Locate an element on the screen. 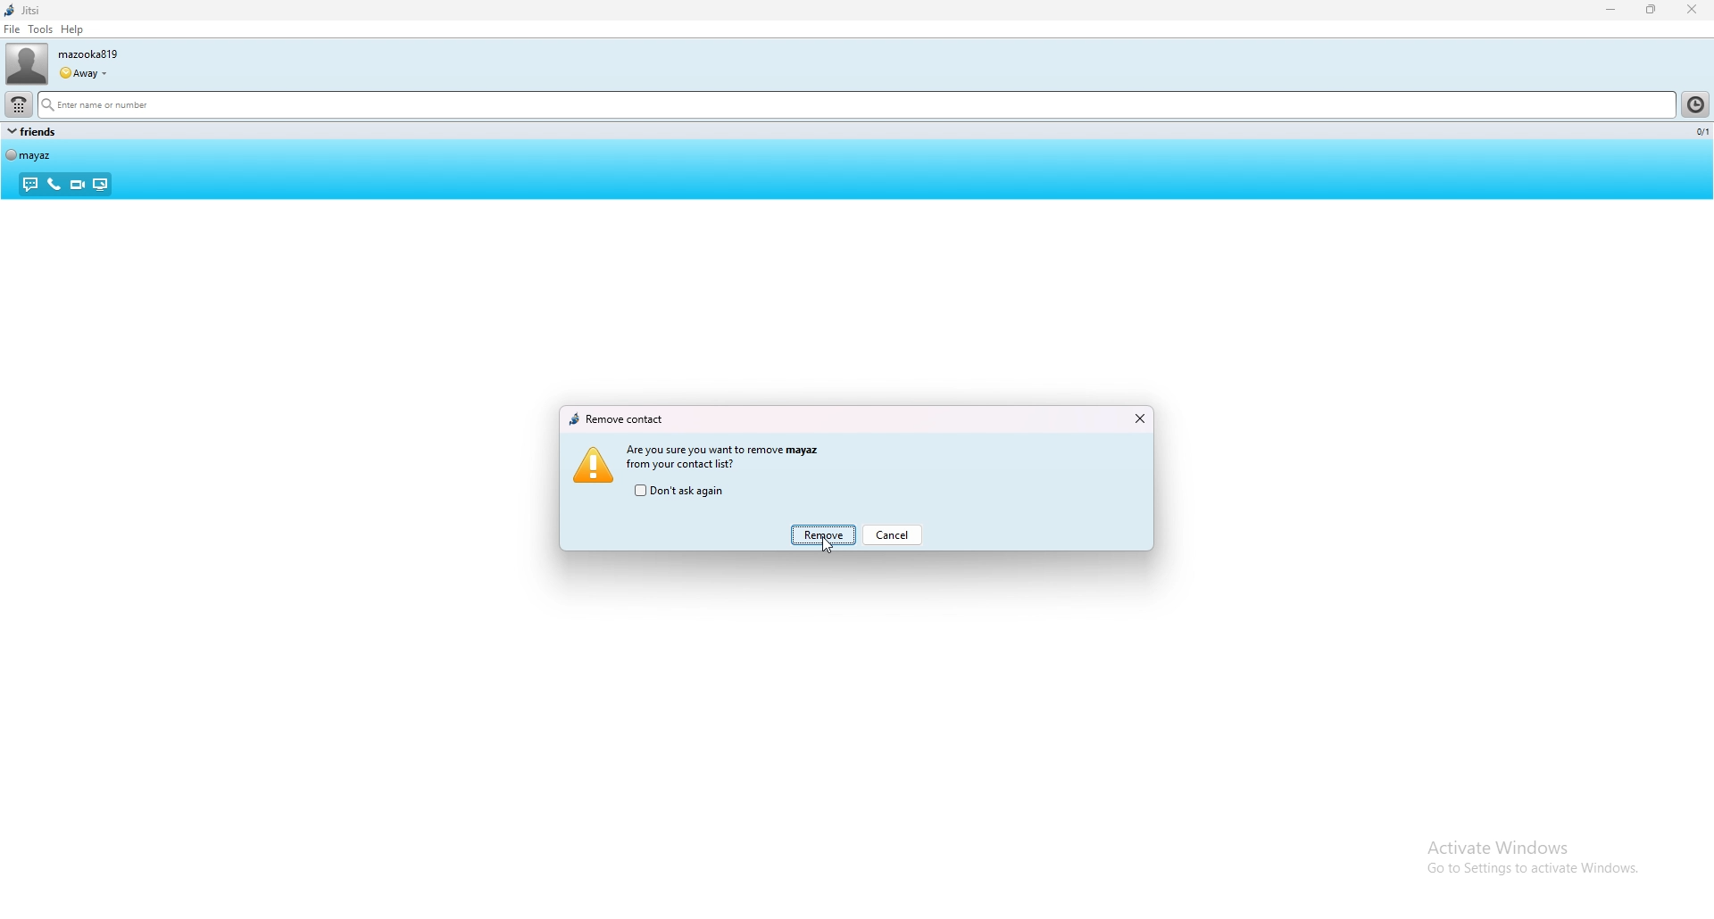  do not ask again is located at coordinates (681, 490).